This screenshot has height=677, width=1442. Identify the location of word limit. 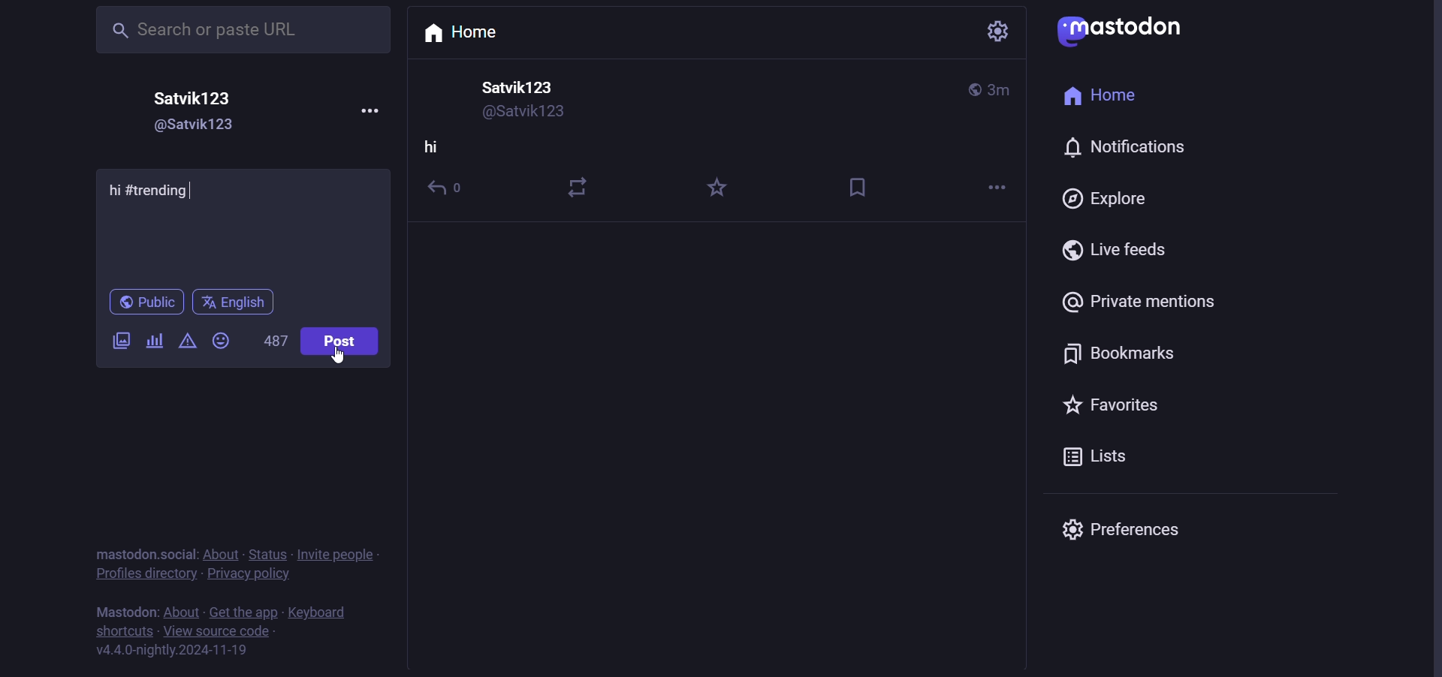
(275, 340).